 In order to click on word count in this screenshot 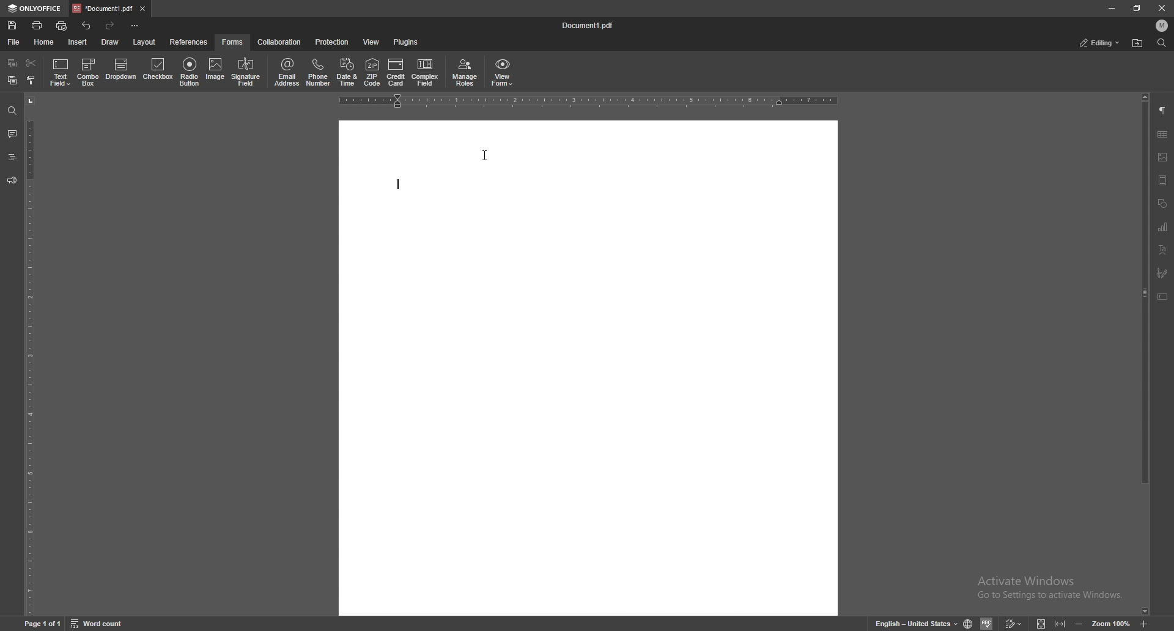, I will do `click(98, 624)`.